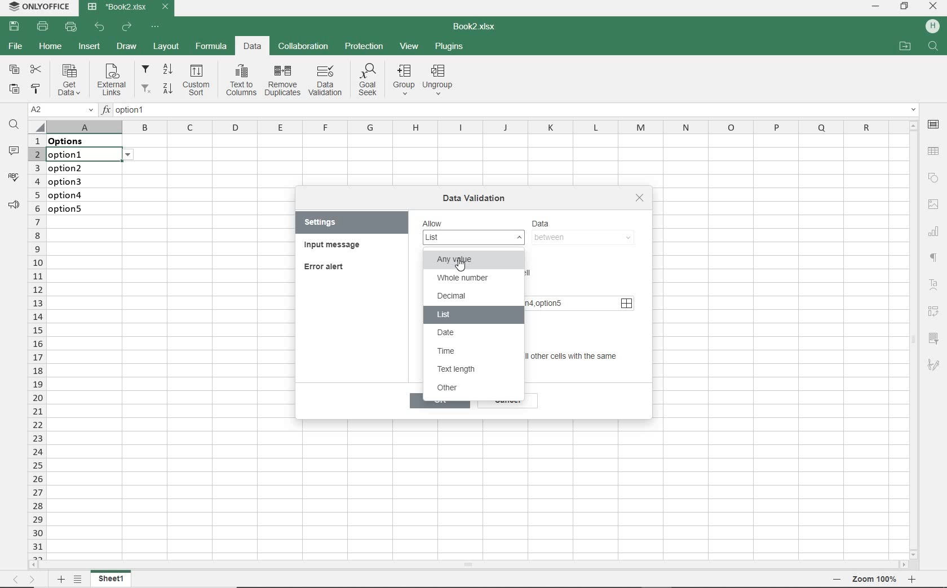  I want to click on CLOSE, so click(934, 6).